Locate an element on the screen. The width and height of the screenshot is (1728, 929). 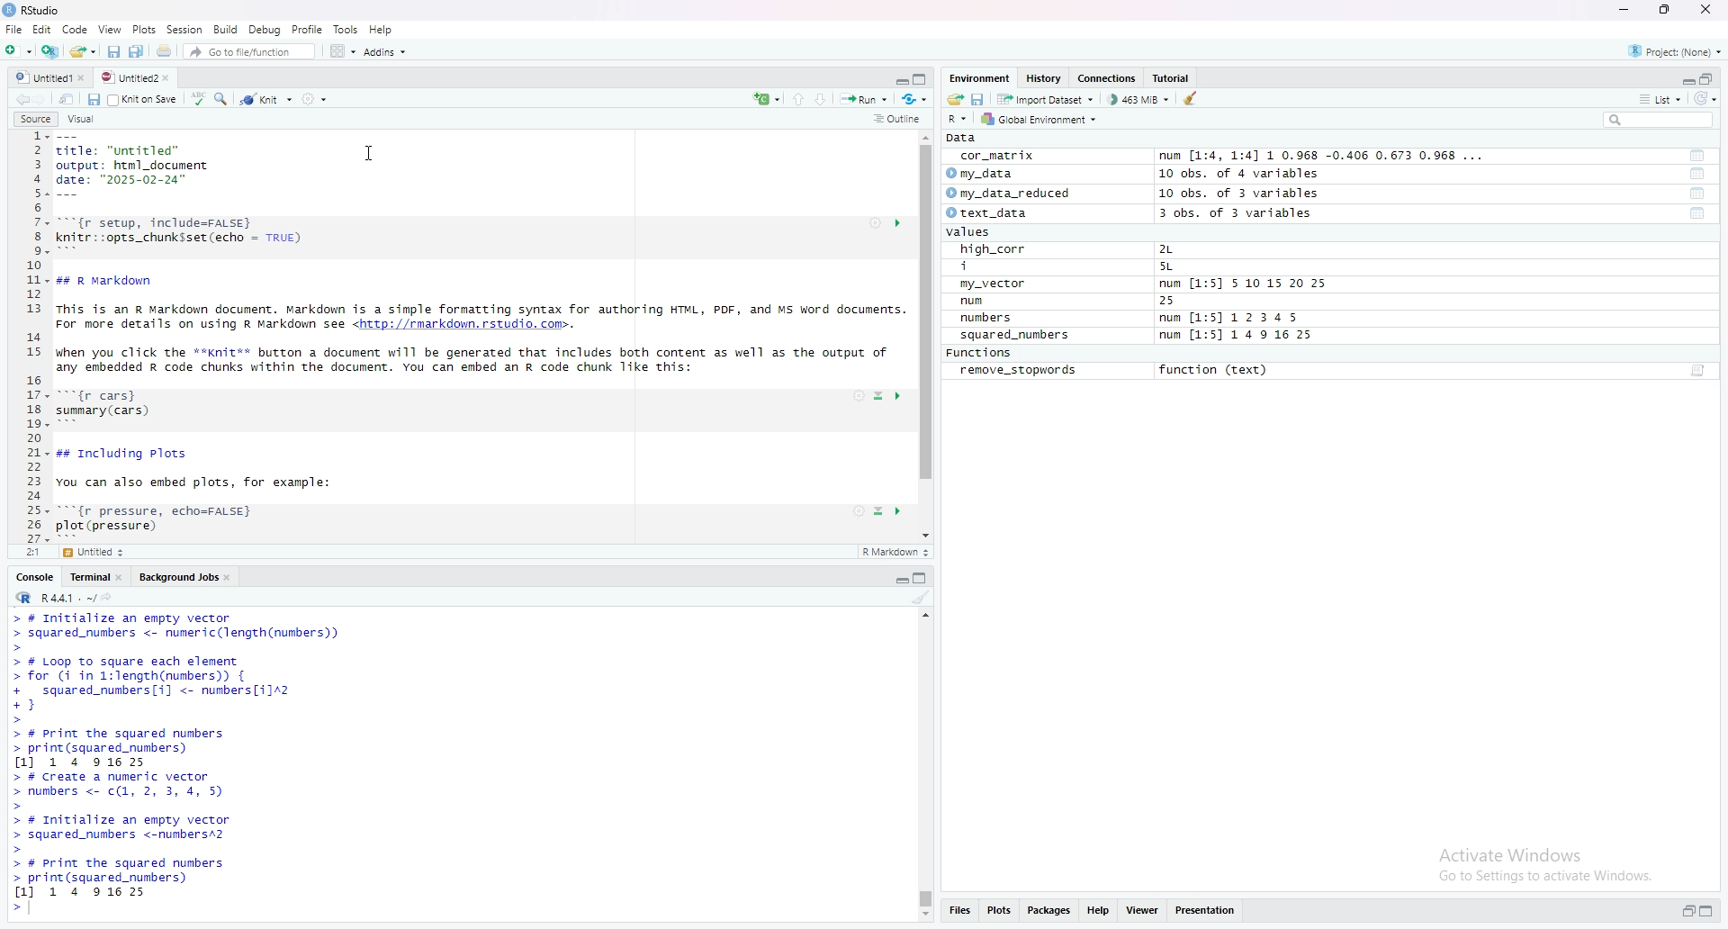
Scrollbar up is located at coordinates (923, 615).